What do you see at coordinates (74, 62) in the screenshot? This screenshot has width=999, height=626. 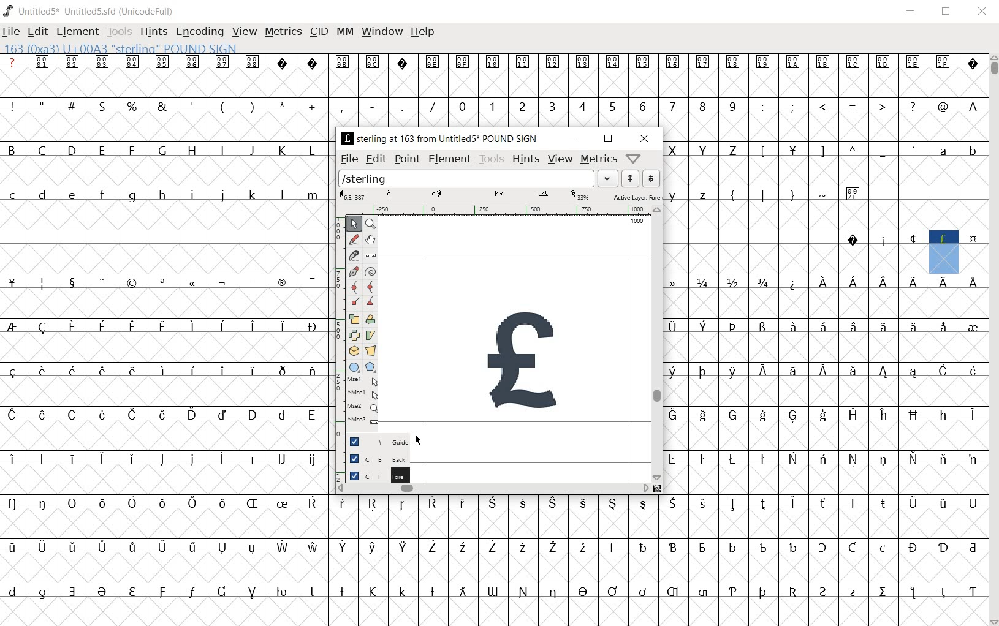 I see `Symbol` at bounding box center [74, 62].